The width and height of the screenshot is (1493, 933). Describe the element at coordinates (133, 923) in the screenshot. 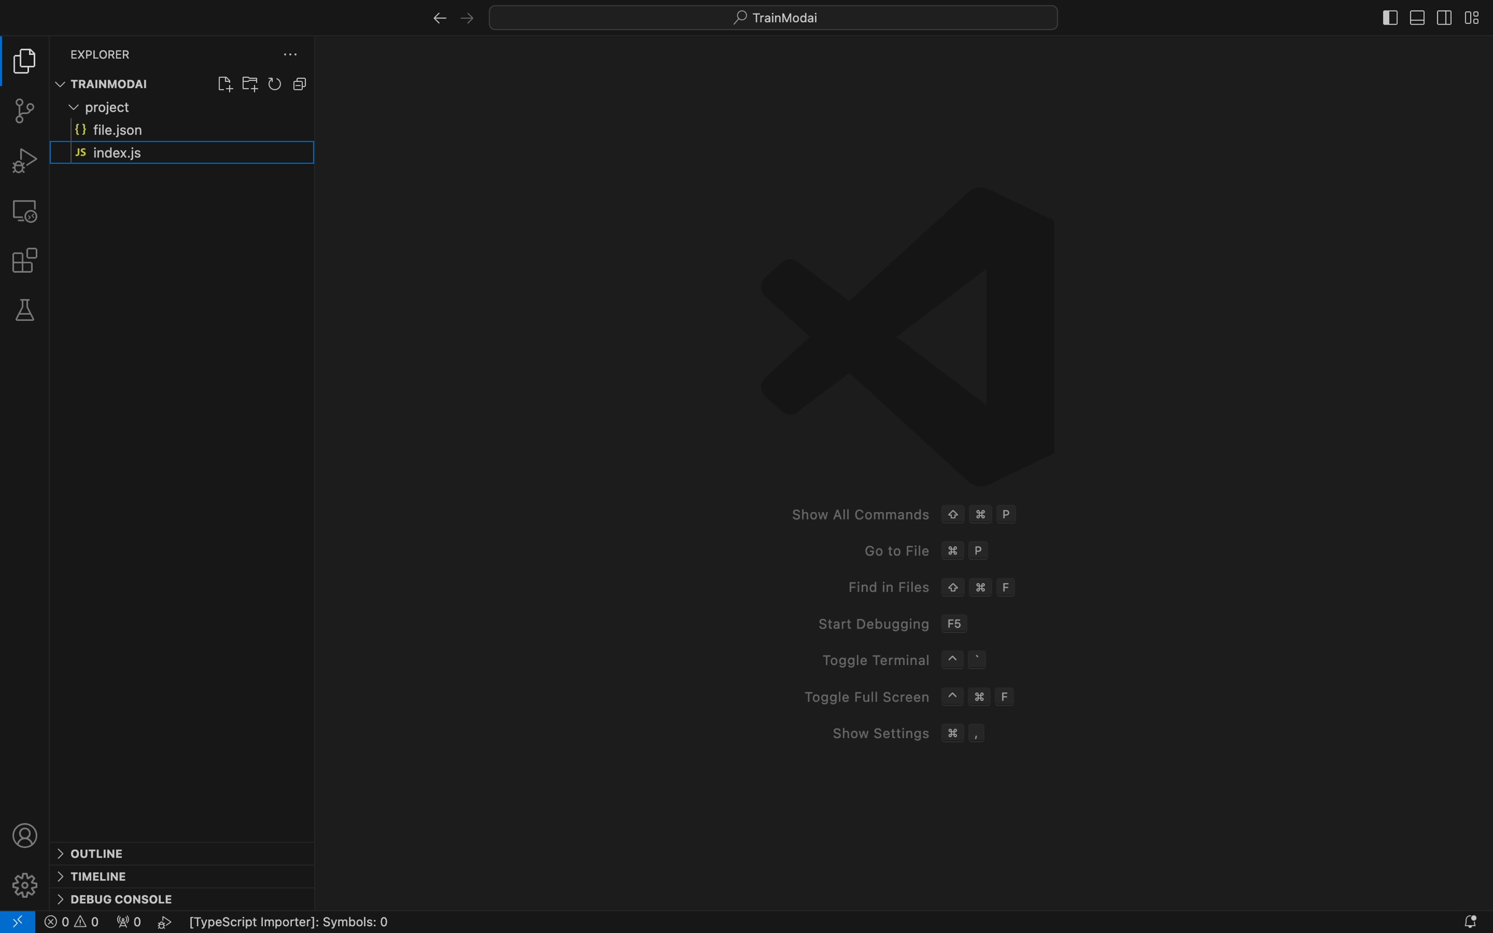

I see `0` at that location.